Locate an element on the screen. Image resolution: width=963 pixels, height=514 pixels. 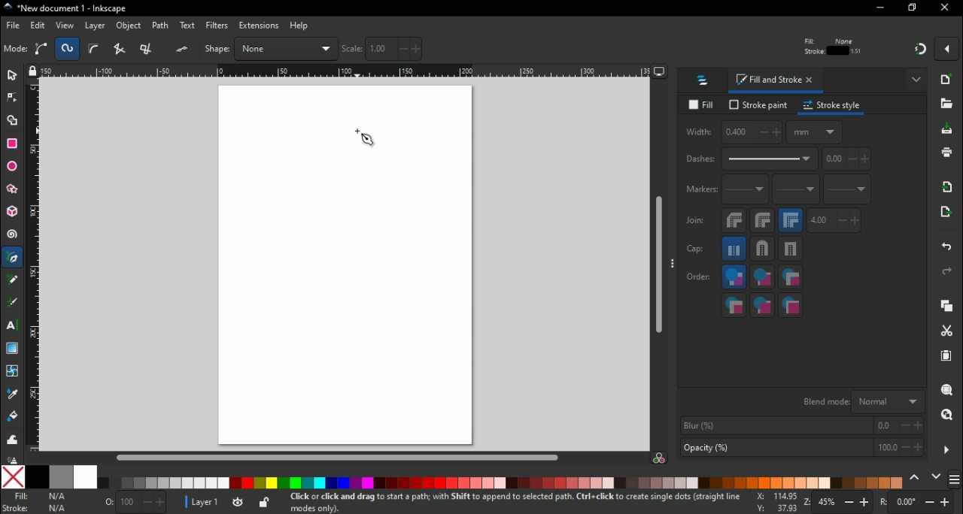
create regular bezier path is located at coordinates (42, 49).